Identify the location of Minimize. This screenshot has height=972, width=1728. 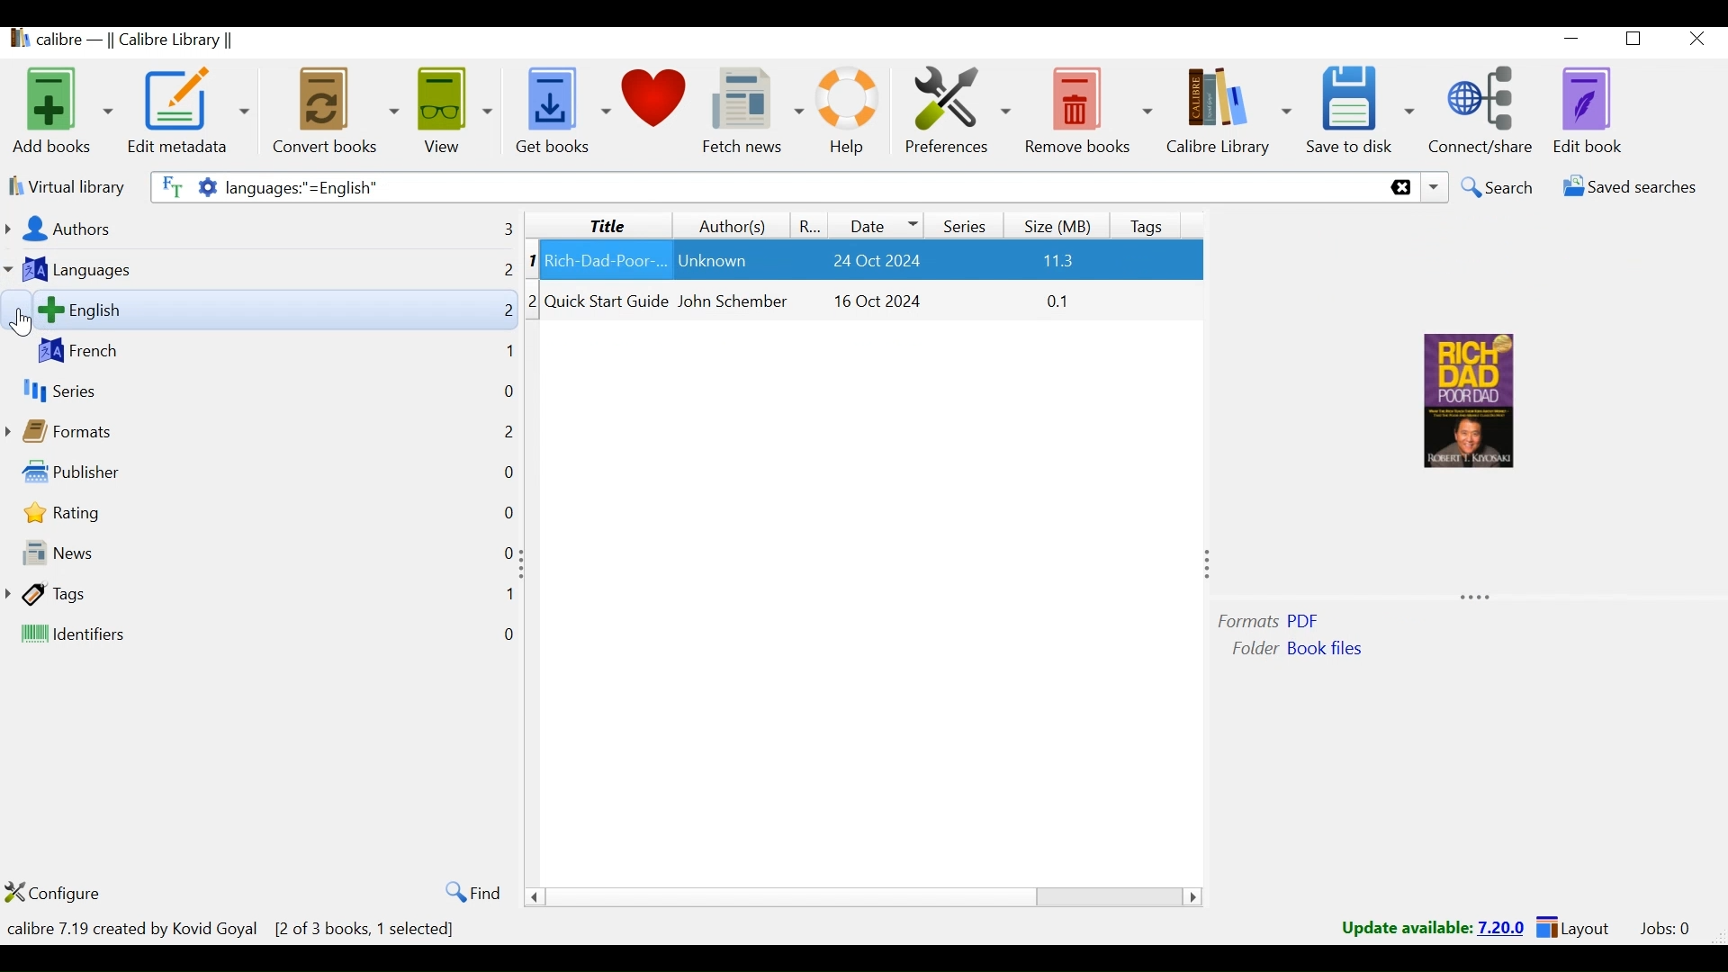
(1574, 41).